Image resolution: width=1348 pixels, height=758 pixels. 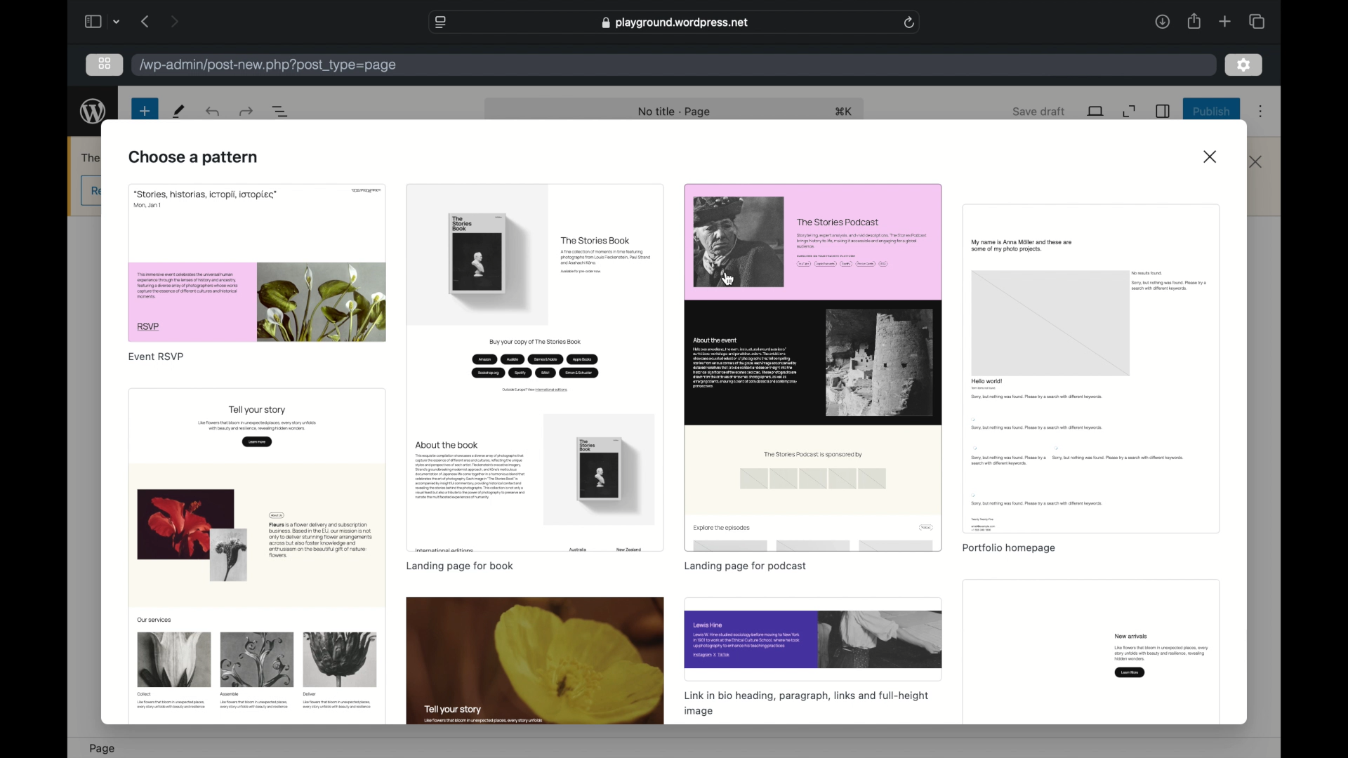 I want to click on obscure button, so click(x=90, y=191).